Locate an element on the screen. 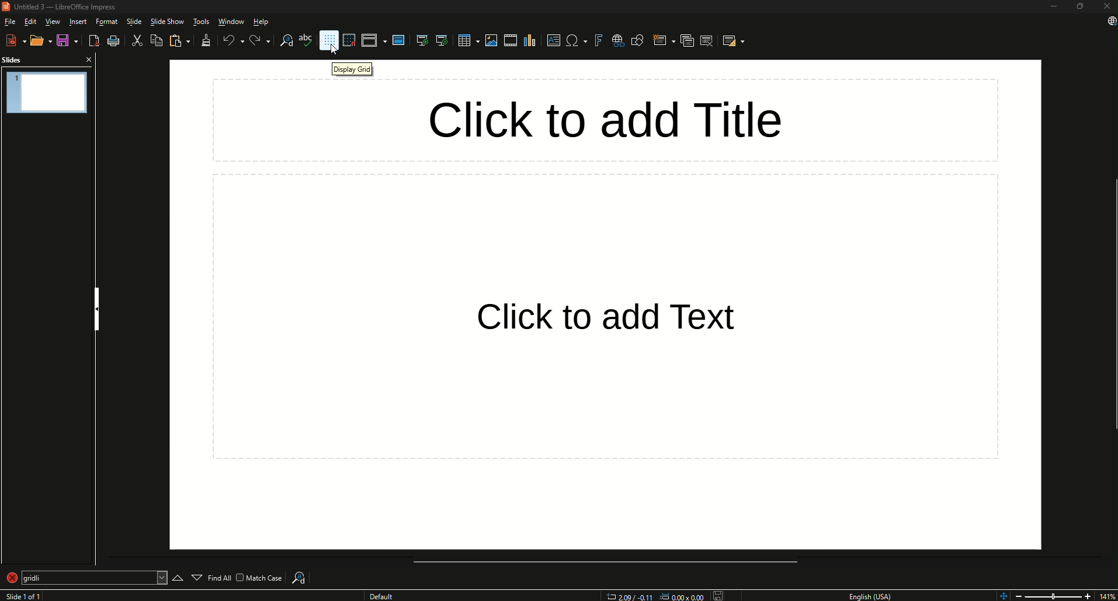 The image size is (1118, 601). Dimensions is located at coordinates (651, 596).